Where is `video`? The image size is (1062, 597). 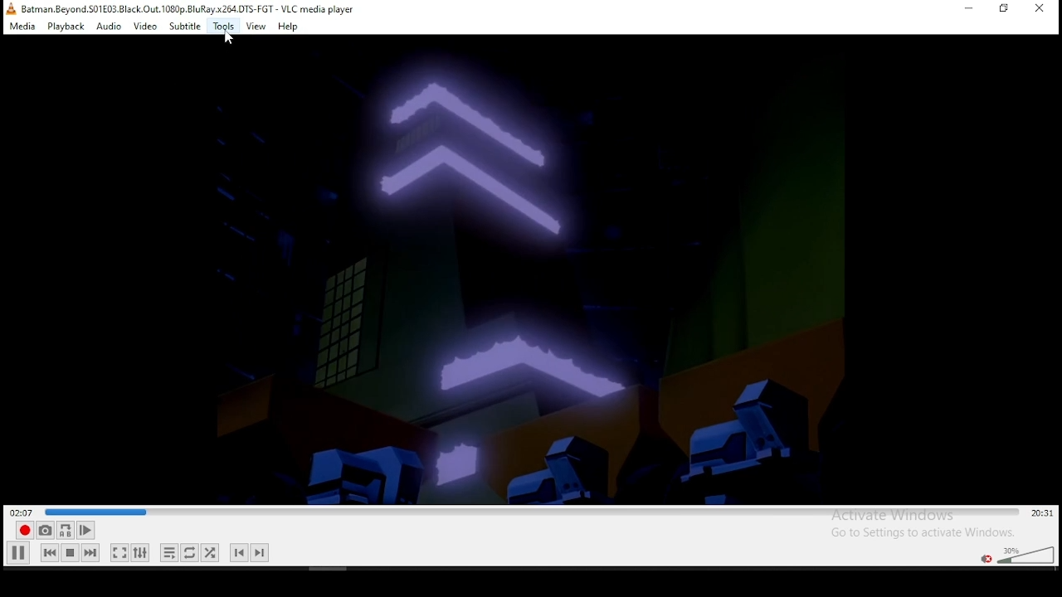 video is located at coordinates (532, 269).